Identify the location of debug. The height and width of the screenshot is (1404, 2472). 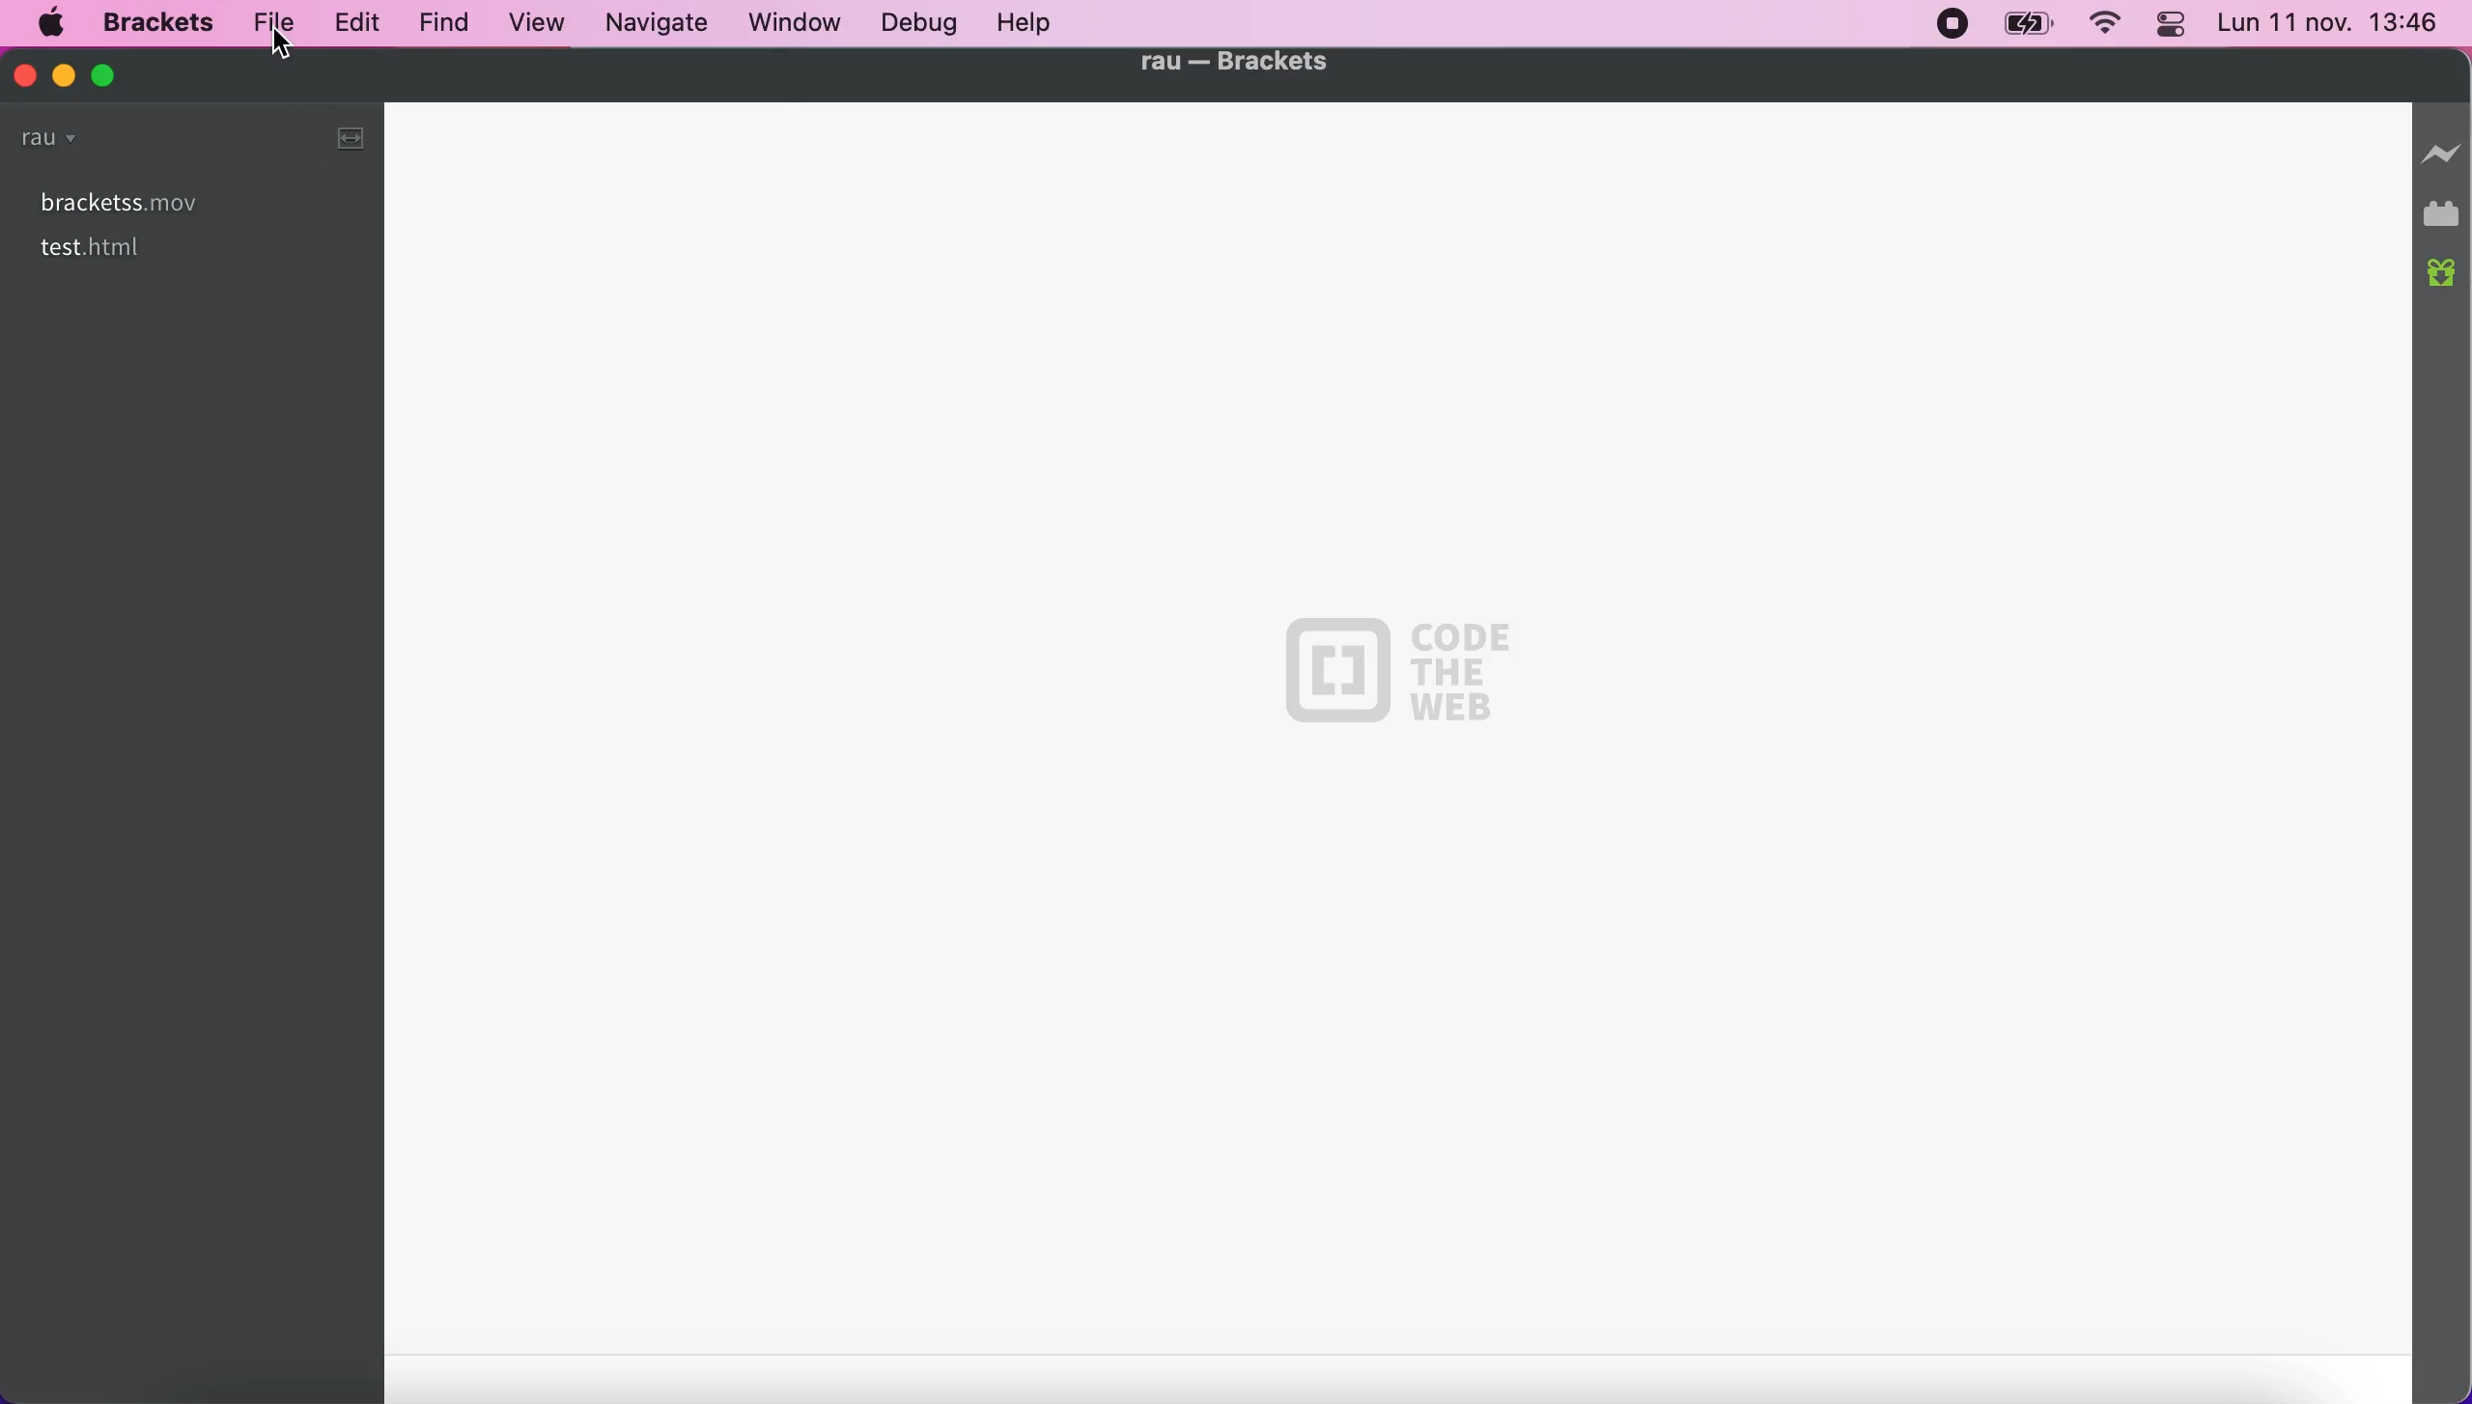
(924, 22).